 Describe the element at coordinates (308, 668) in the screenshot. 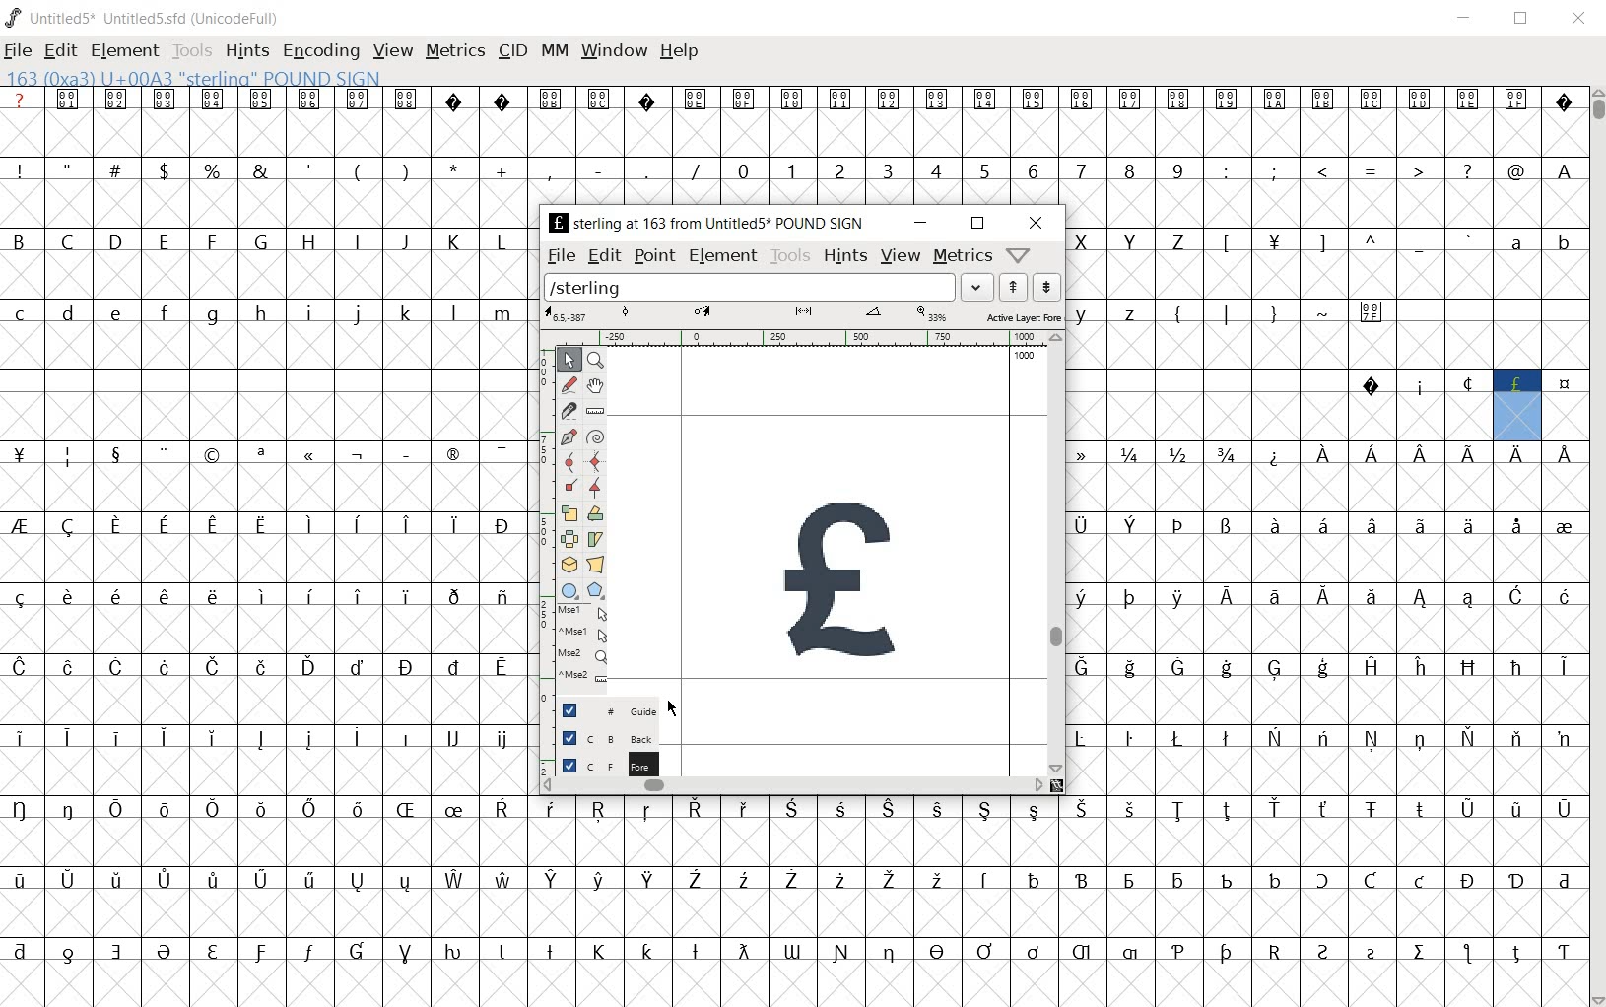

I see `Symbol` at that location.